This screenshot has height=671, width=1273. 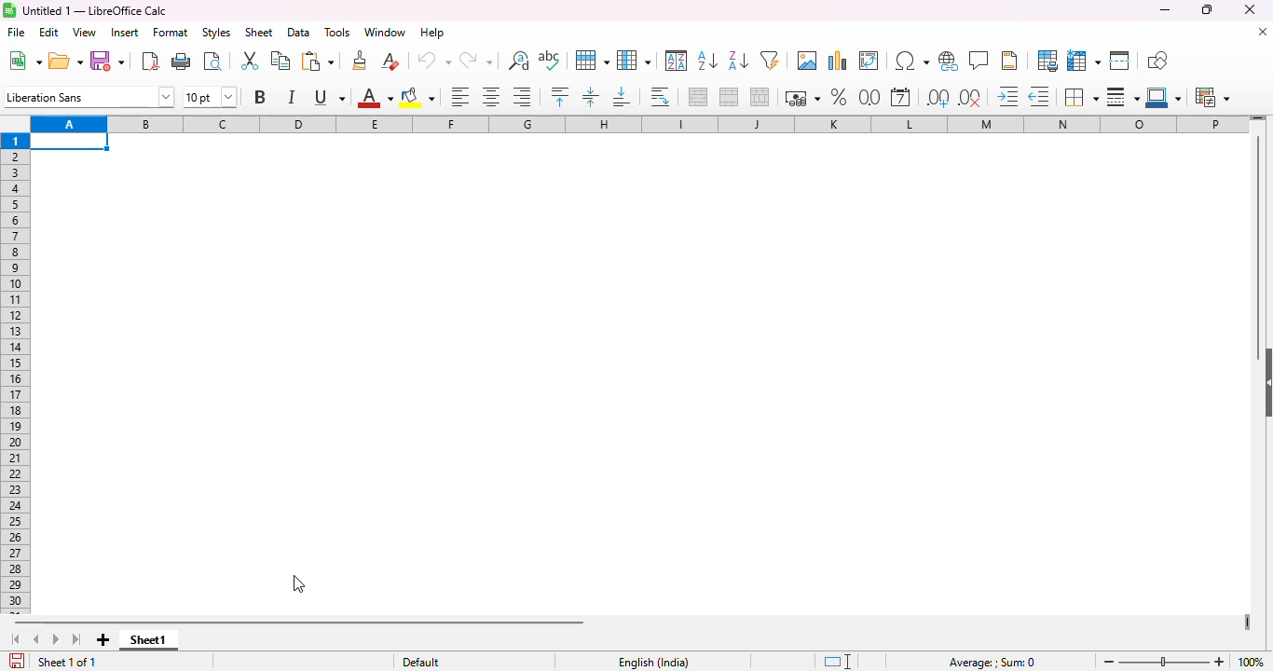 What do you see at coordinates (491, 97) in the screenshot?
I see `align center` at bounding box center [491, 97].